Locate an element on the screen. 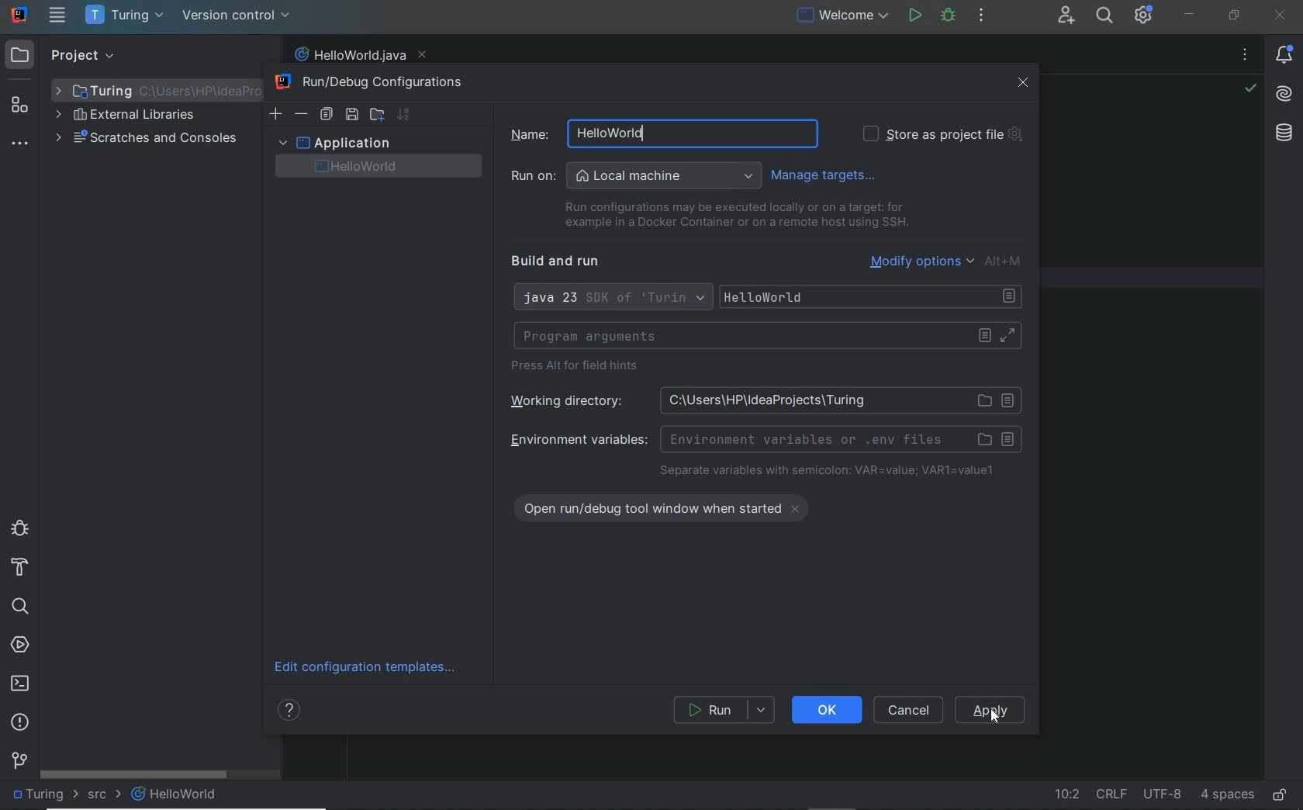  src is located at coordinates (104, 797).